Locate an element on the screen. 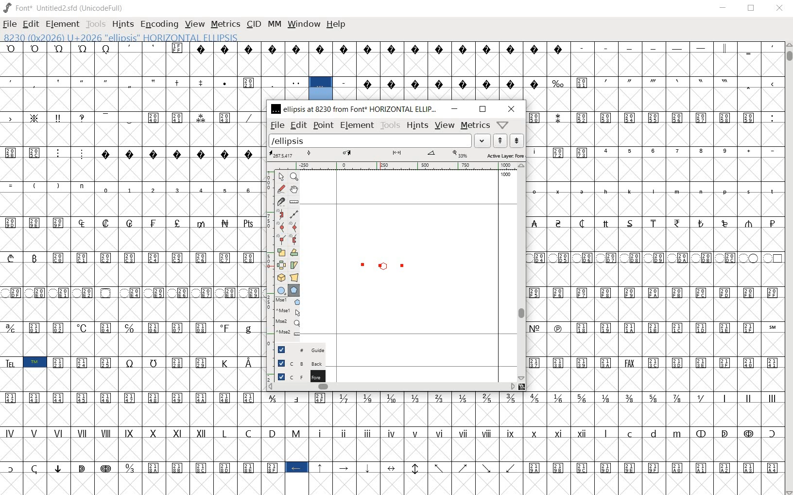  scrollbar is located at coordinates (391, 387).